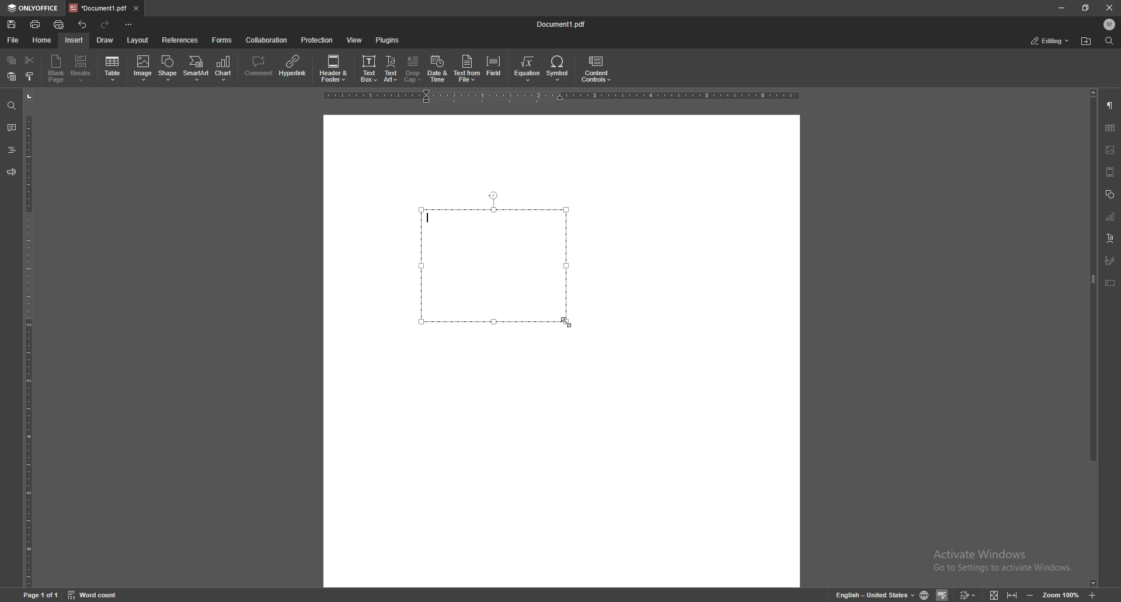 The height and width of the screenshot is (602, 1121). I want to click on copy style, so click(30, 77).